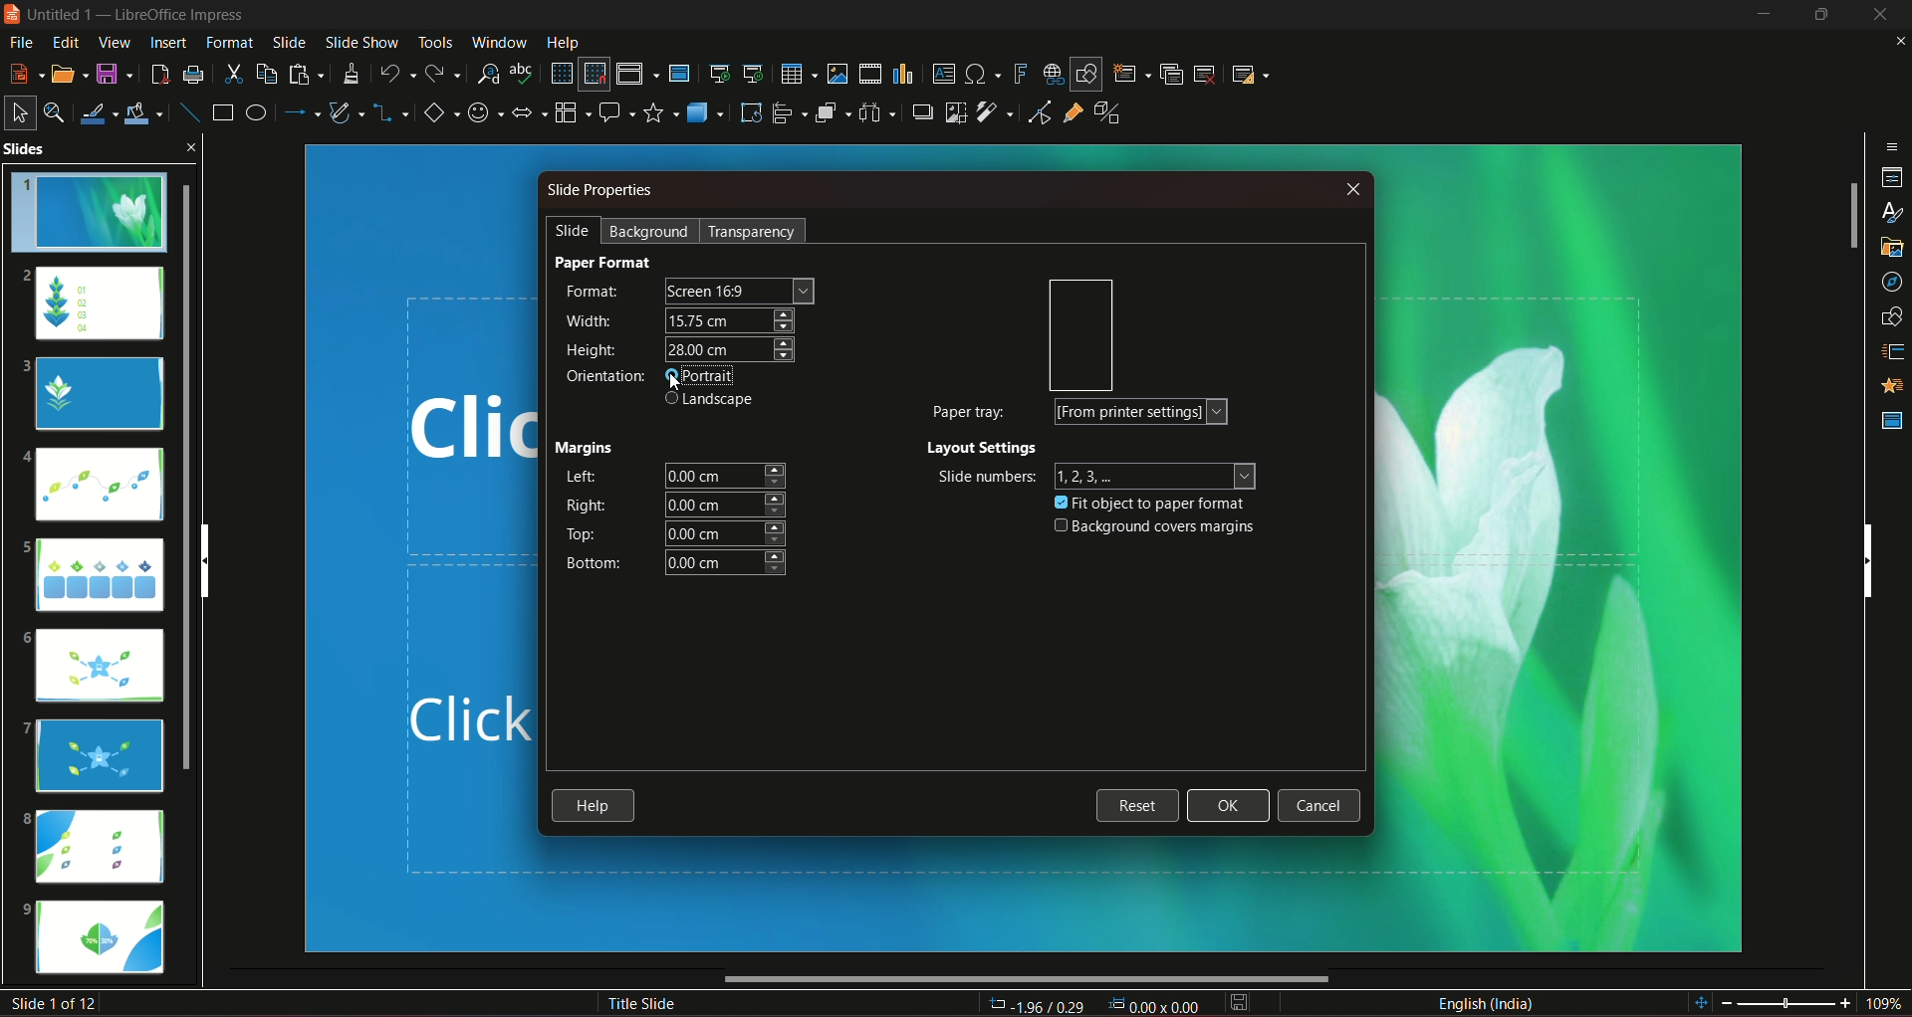 The height and width of the screenshot is (1017, 1912). I want to click on slide, so click(289, 42).